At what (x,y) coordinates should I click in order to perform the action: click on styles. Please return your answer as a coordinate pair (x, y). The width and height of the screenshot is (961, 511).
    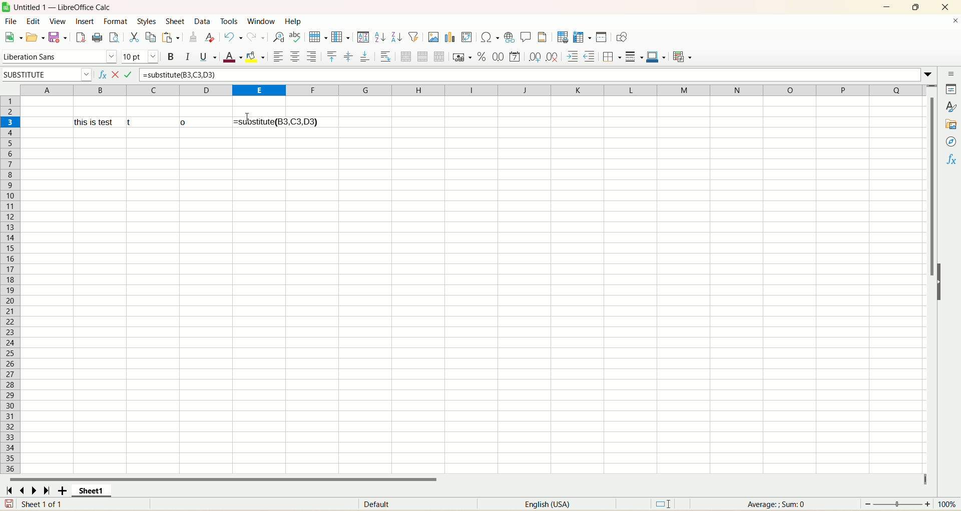
    Looking at the image, I should click on (146, 20).